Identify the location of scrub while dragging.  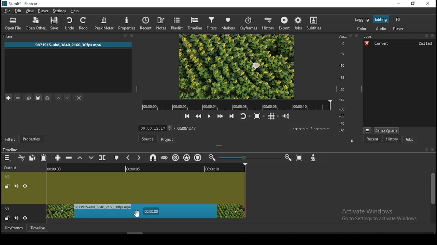
(165, 158).